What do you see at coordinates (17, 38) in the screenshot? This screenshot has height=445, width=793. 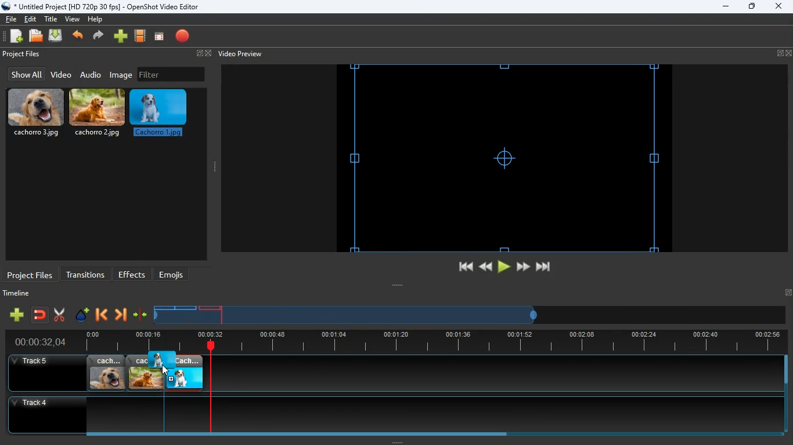 I see `add files` at bounding box center [17, 38].